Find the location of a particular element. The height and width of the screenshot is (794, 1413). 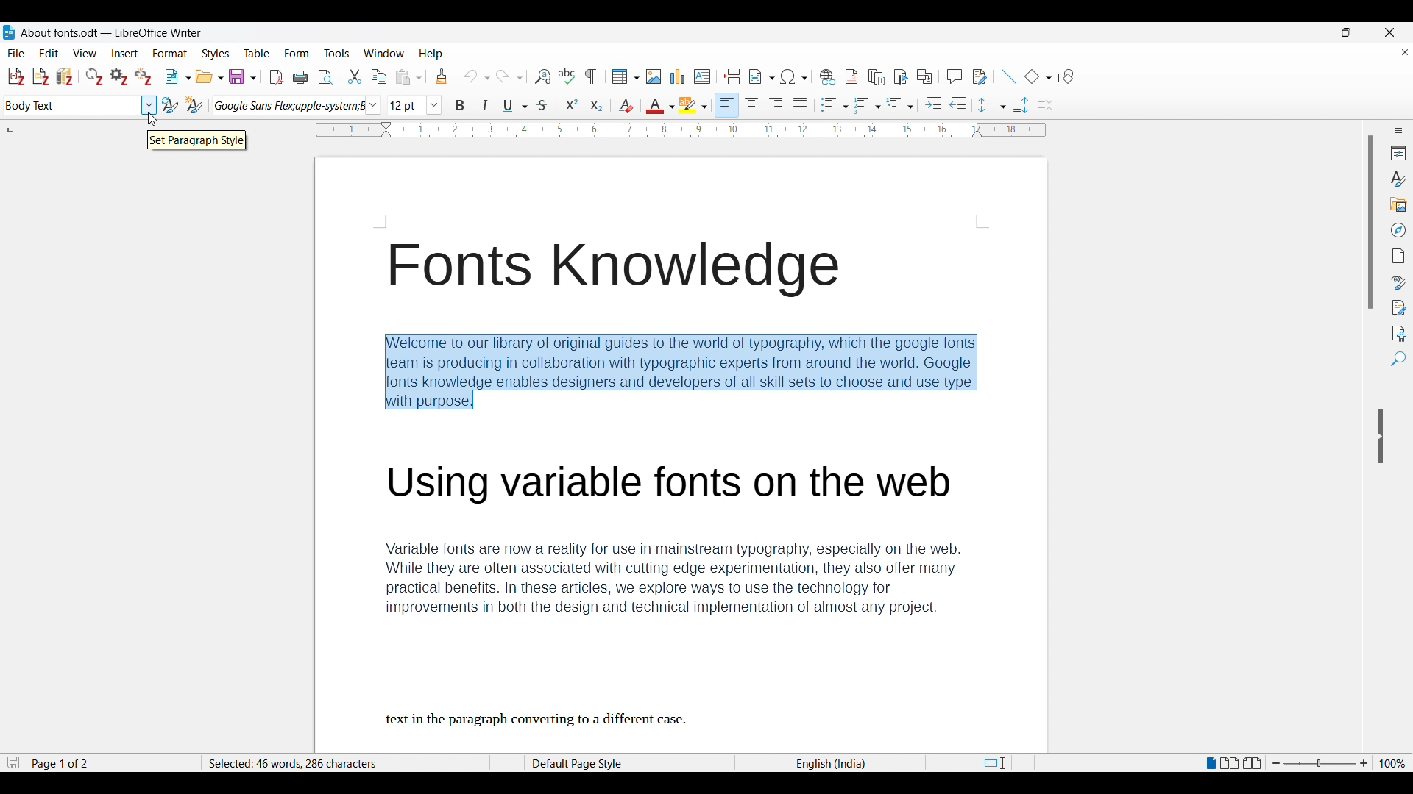

Text color options is located at coordinates (661, 105).